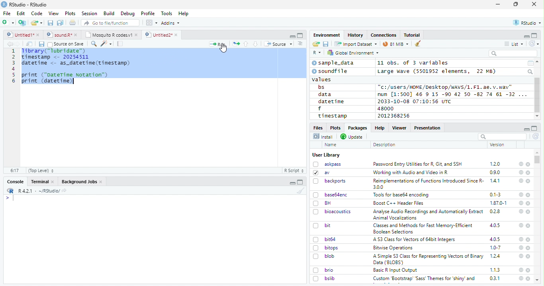 This screenshot has height=286, width=544. Describe the element at coordinates (385, 108) in the screenshot. I see `48000` at that location.